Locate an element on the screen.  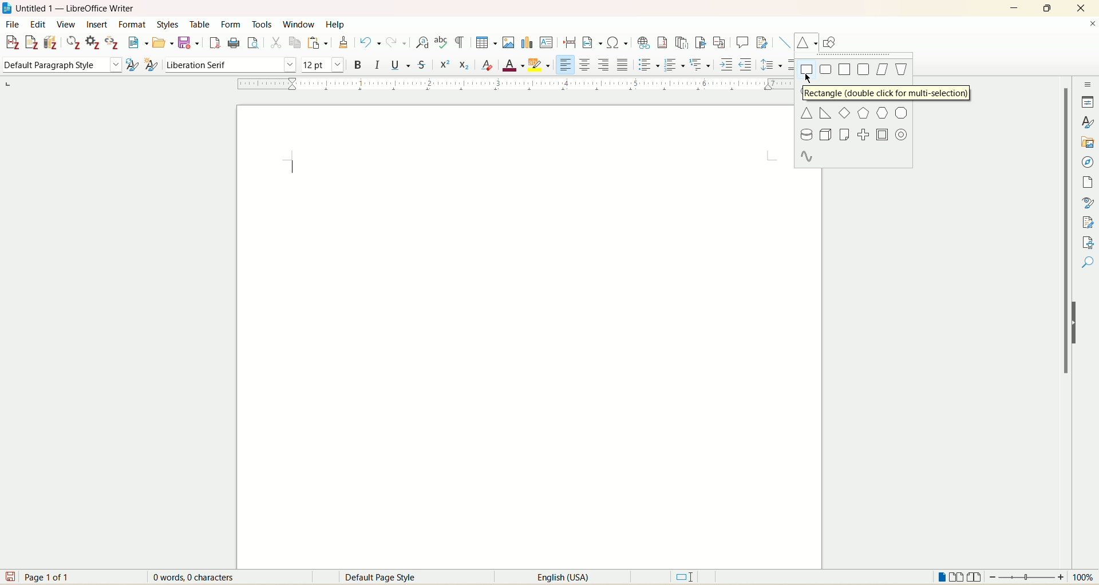
vertical scroll bar is located at coordinates (1064, 314).